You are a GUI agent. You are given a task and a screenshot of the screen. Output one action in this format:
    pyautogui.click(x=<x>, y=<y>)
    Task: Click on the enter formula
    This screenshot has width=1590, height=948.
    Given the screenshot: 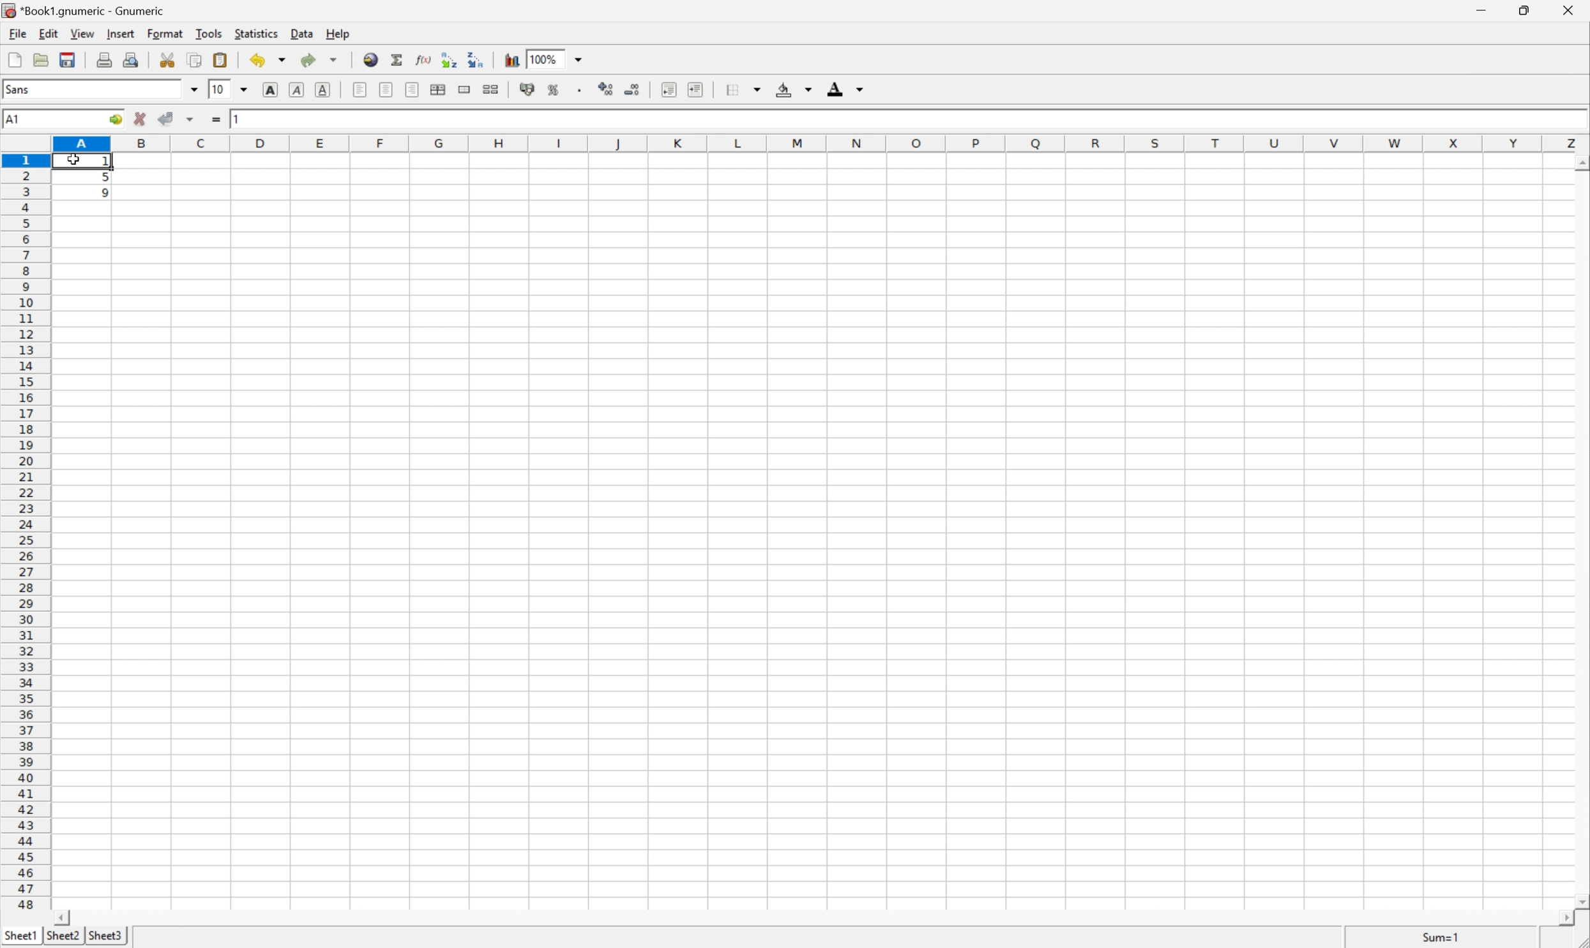 What is the action you would take?
    pyautogui.click(x=216, y=119)
    